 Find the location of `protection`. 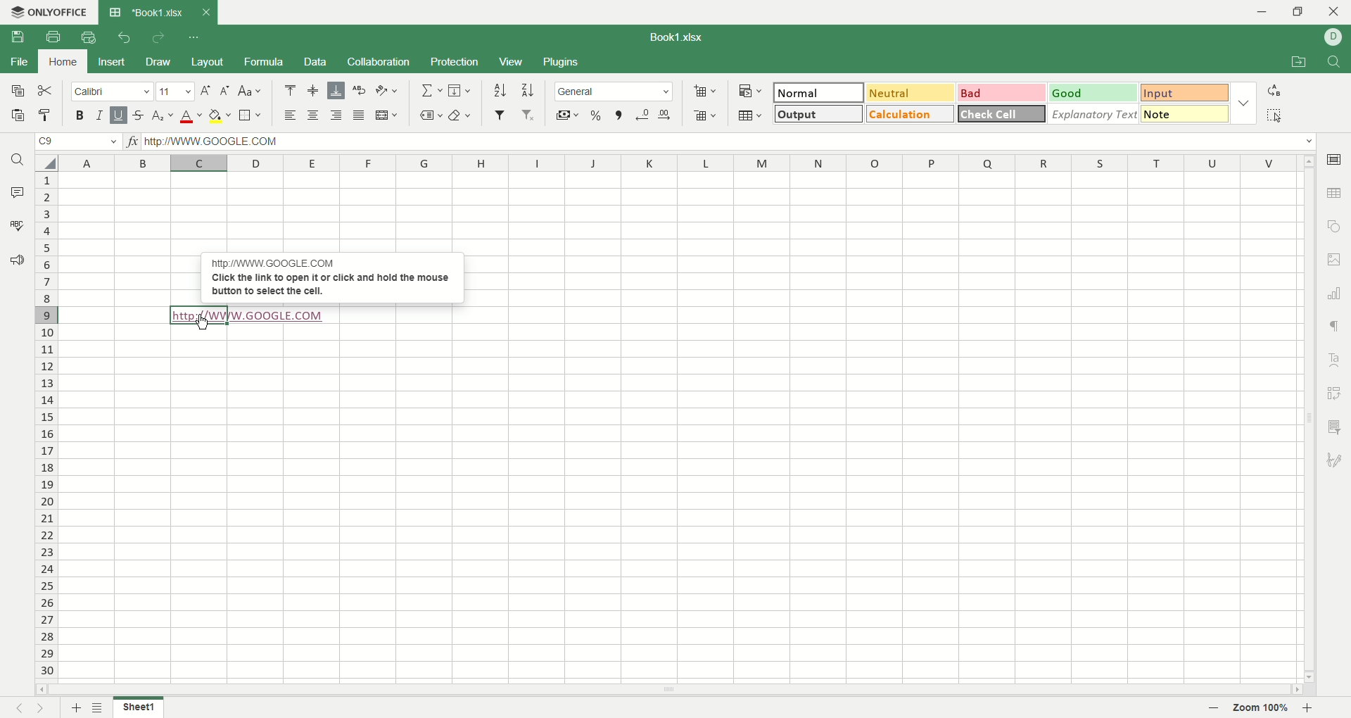

protection is located at coordinates (453, 62).